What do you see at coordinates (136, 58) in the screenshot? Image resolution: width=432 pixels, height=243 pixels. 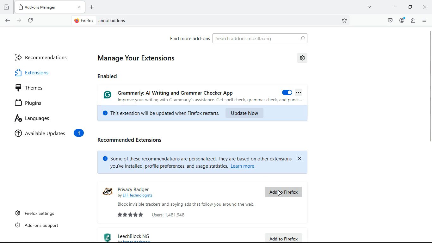 I see `manage your extensions` at bounding box center [136, 58].